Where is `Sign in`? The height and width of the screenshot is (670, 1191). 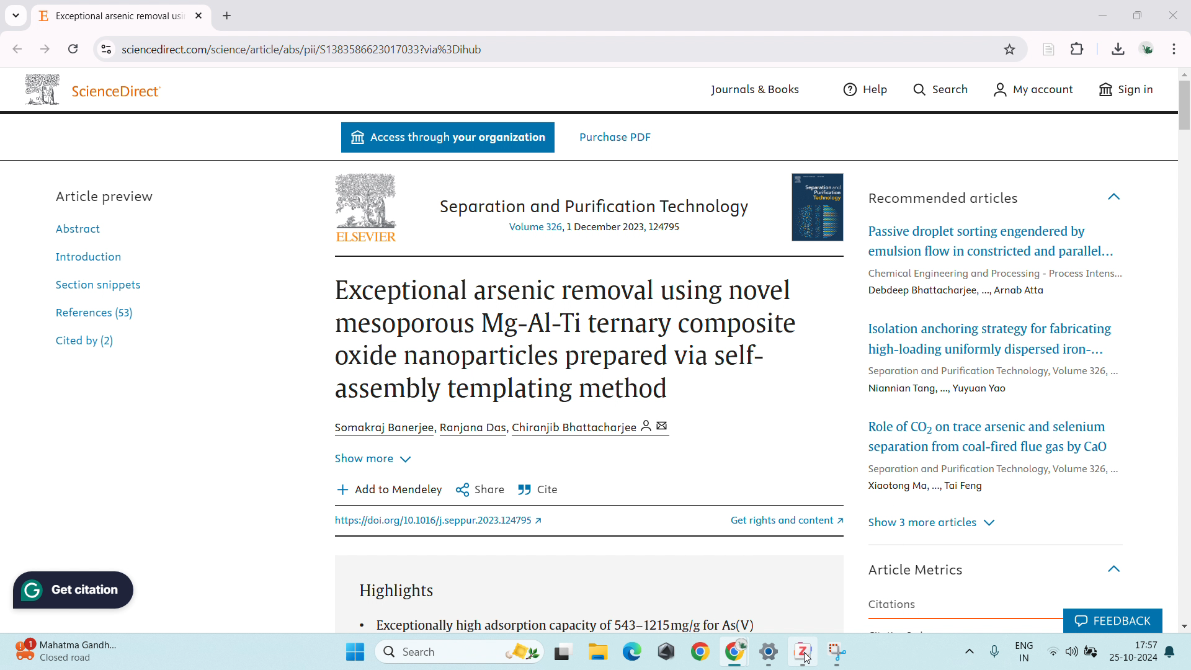 Sign in is located at coordinates (1123, 93).